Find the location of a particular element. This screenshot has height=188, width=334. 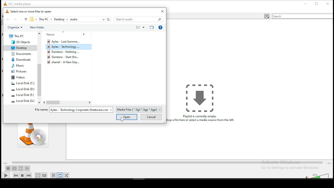

system drive 3 is located at coordinates (22, 95).